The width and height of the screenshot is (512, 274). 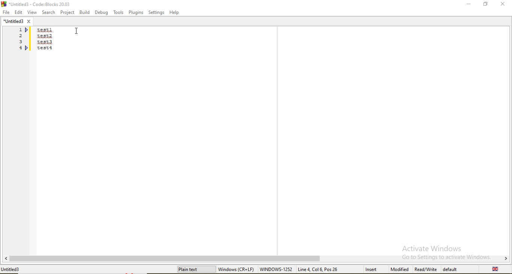 I want to click on indicator beside e, so click(x=27, y=48).